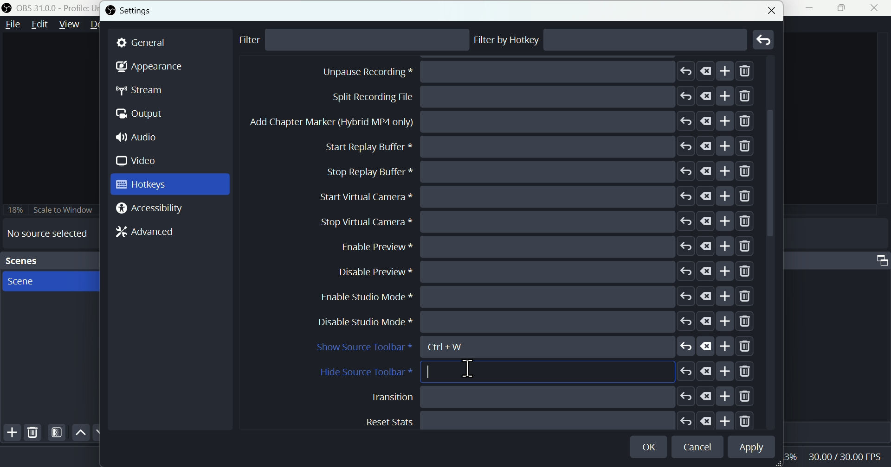 Image resolution: width=891 pixels, height=467 pixels. I want to click on Edit, so click(39, 26).